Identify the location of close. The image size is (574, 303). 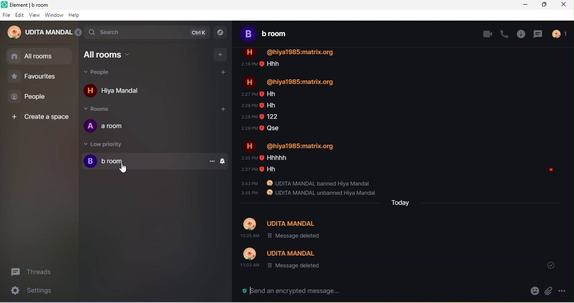
(565, 5).